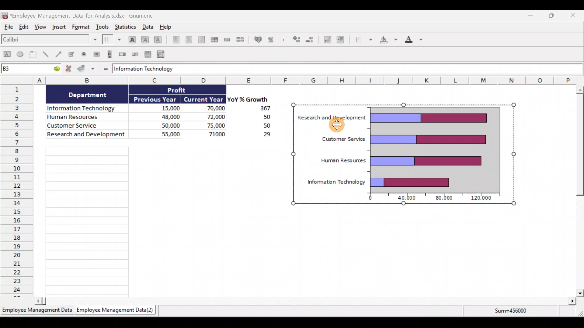 This screenshot has height=328, width=584. Describe the element at coordinates (109, 54) in the screenshot. I see `Create a scrollbar` at that location.